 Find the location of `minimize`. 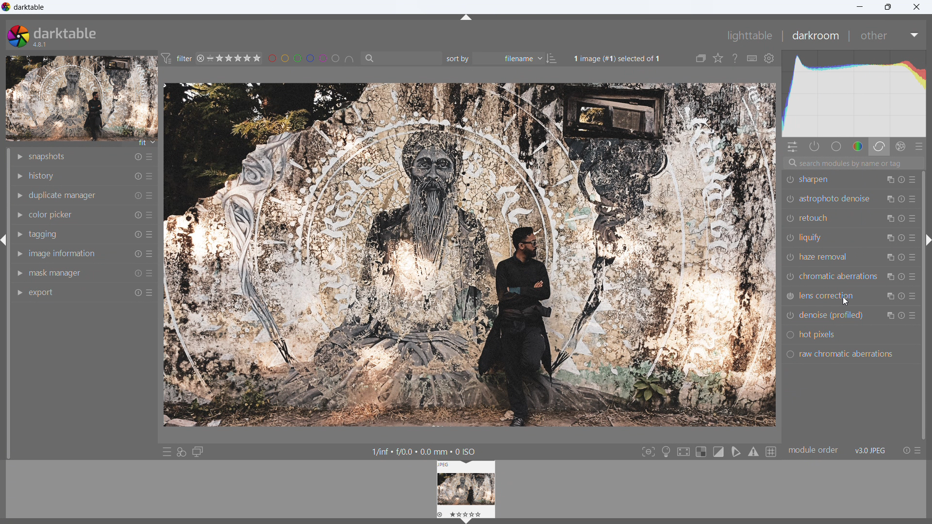

minimize is located at coordinates (861, 7).